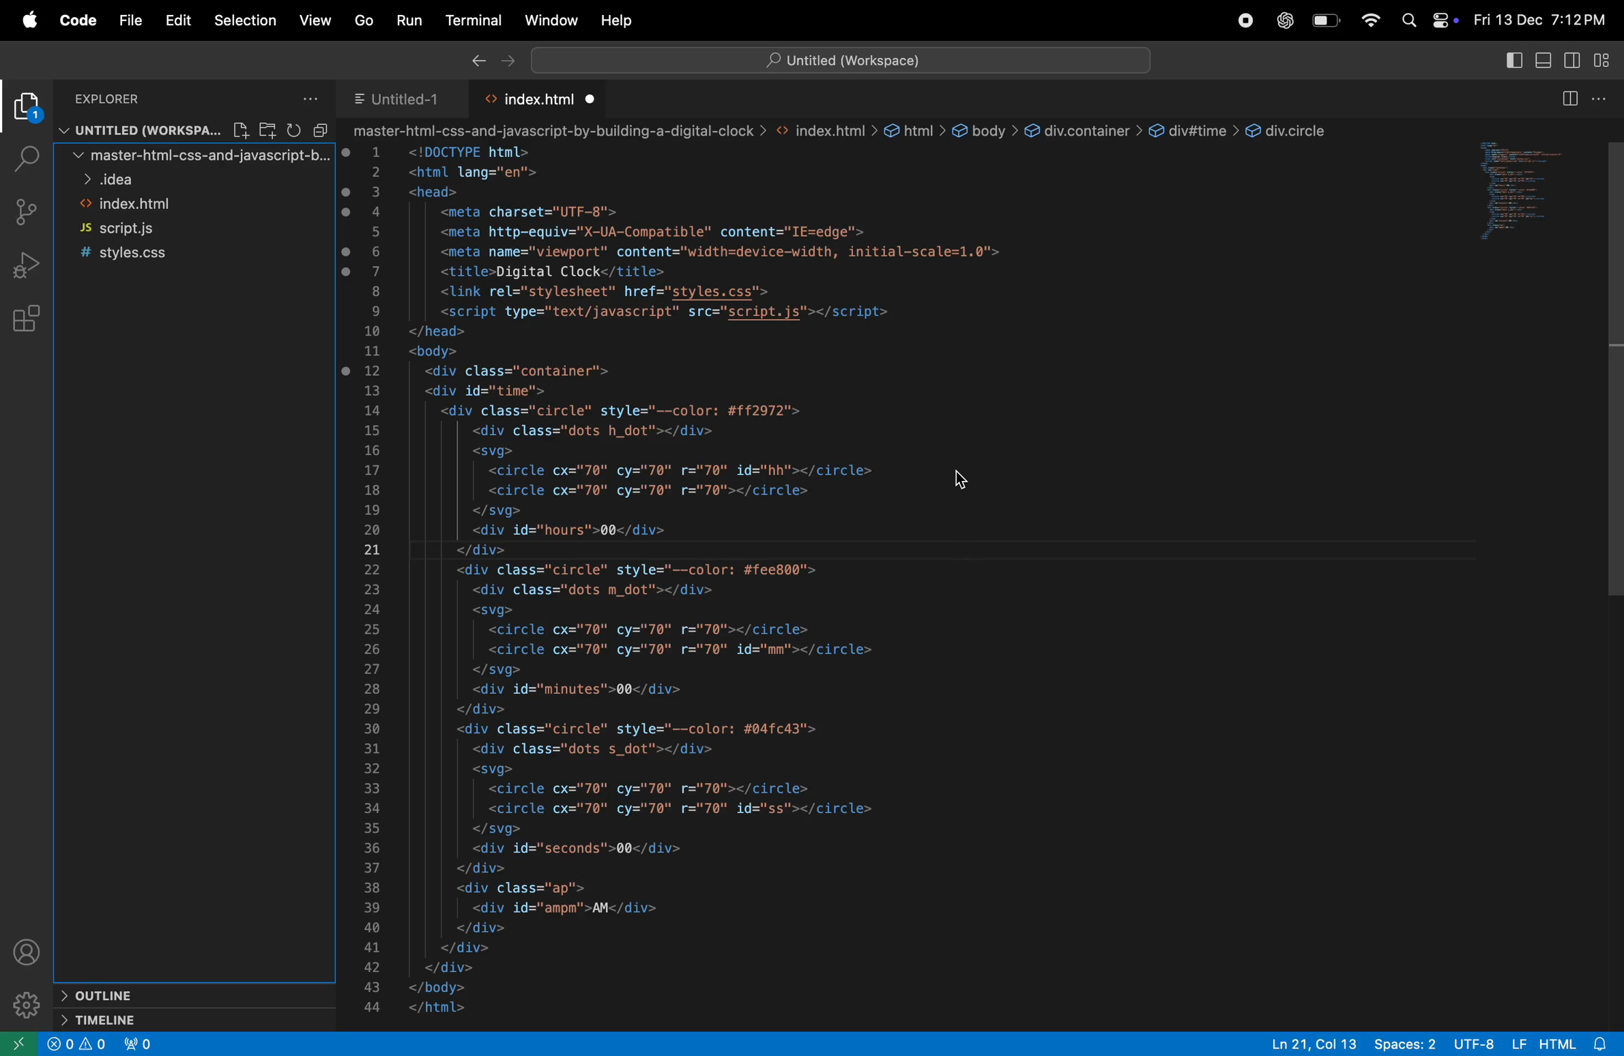 This screenshot has height=1056, width=1624. What do you see at coordinates (80, 1046) in the screenshot?
I see `create alert` at bounding box center [80, 1046].